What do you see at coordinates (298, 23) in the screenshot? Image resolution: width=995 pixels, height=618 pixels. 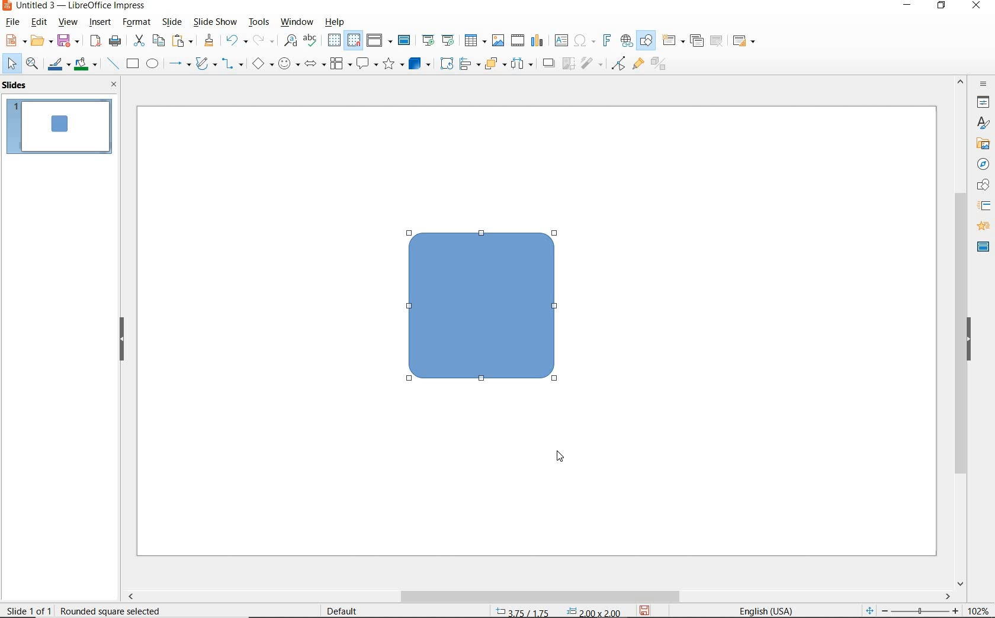 I see `window` at bounding box center [298, 23].